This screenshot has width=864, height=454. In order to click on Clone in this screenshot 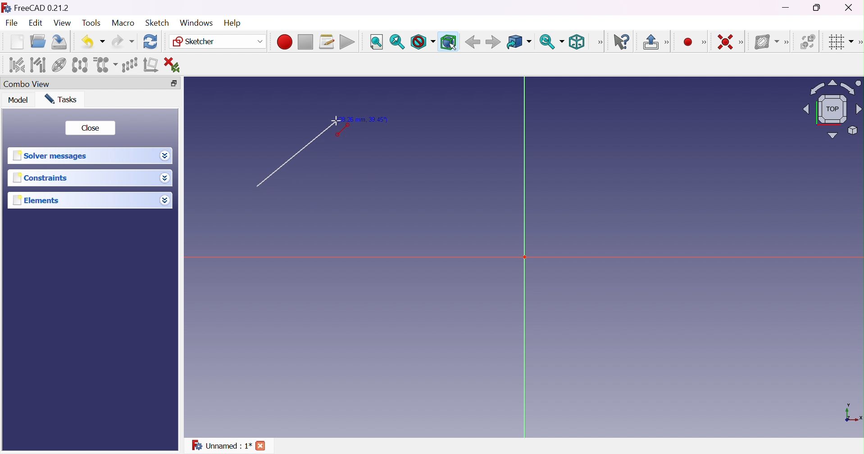, I will do `click(105, 64)`.